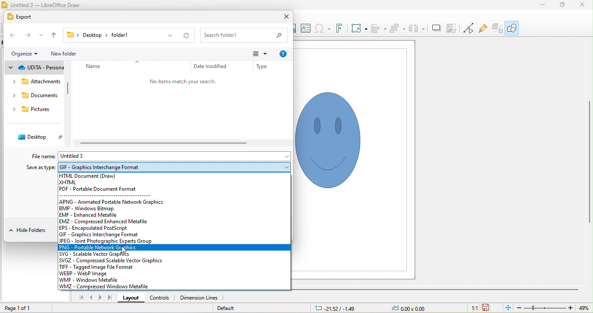  I want to click on pin, so click(62, 138).